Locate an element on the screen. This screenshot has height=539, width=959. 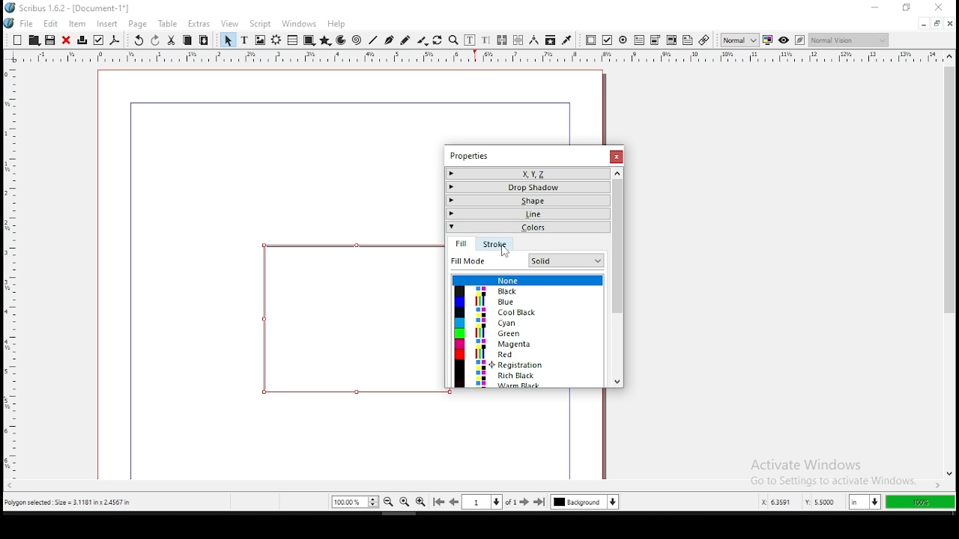
text annotation is located at coordinates (688, 40).